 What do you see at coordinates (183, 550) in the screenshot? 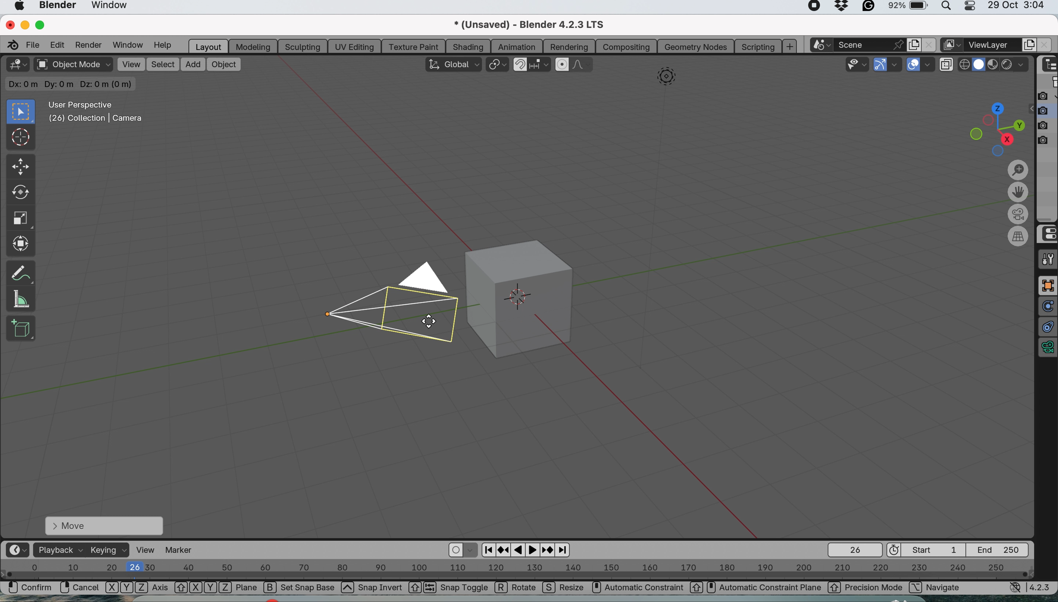
I see `marker` at bounding box center [183, 550].